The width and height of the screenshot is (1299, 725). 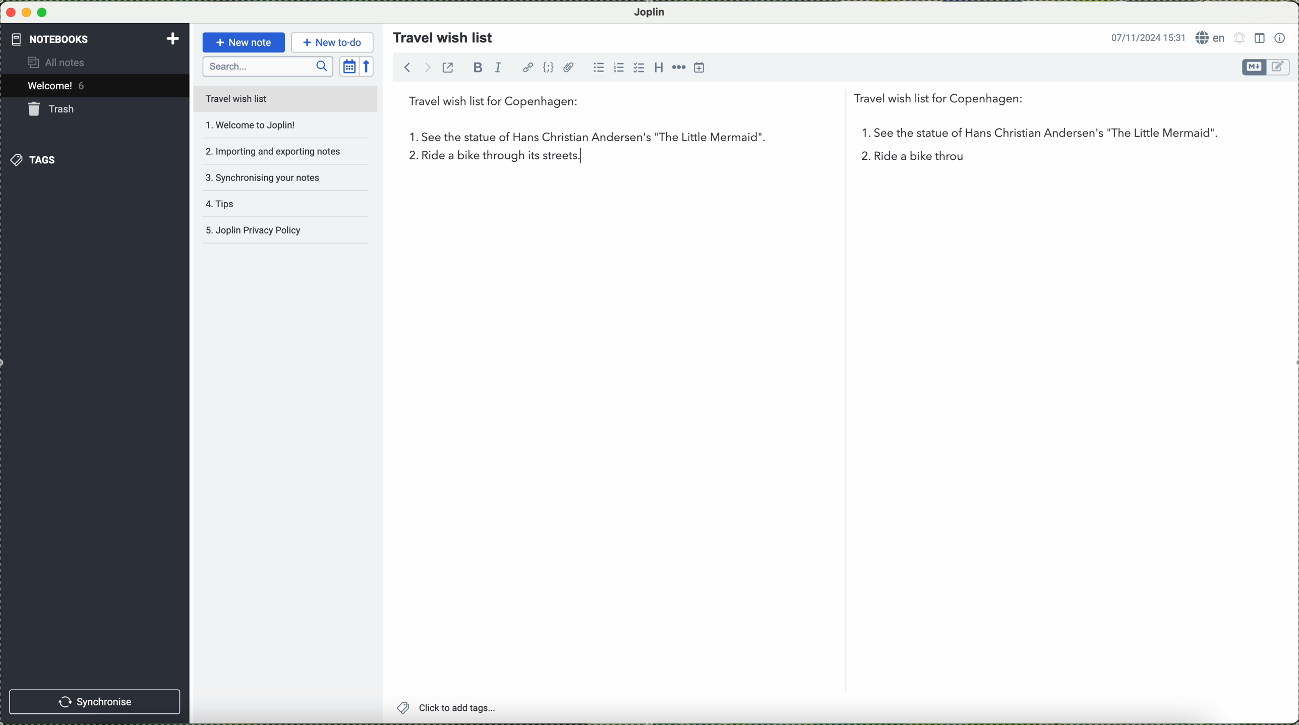 What do you see at coordinates (925, 159) in the screenshot?
I see `2 in the list` at bounding box center [925, 159].